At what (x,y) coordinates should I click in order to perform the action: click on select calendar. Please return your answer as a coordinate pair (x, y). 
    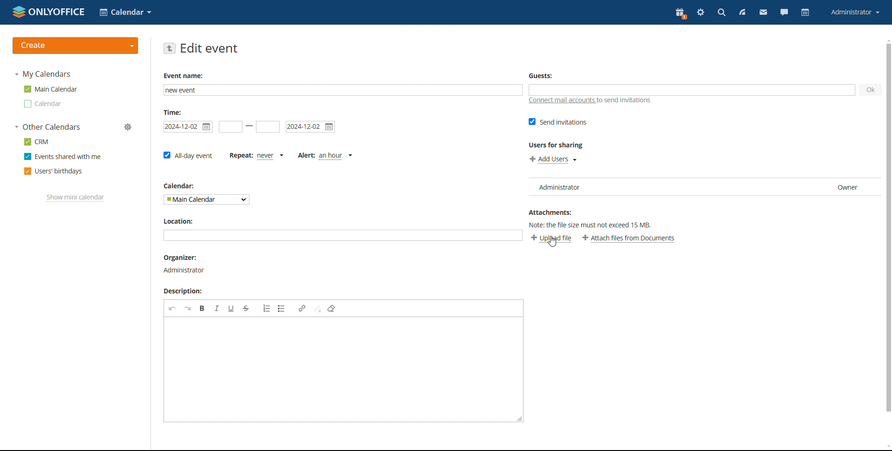
    Looking at the image, I should click on (207, 199).